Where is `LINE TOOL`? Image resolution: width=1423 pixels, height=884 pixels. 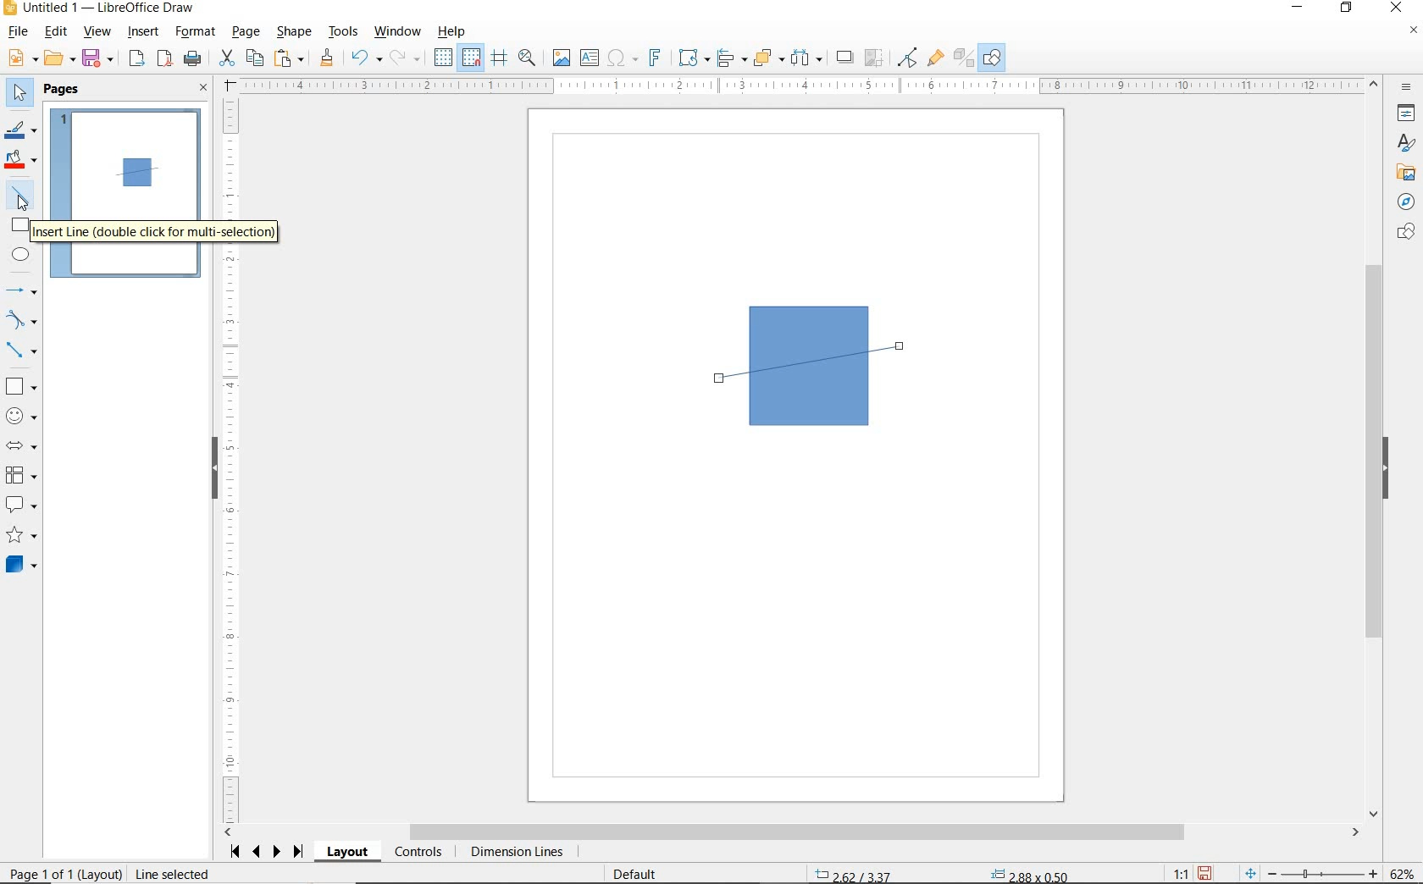
LINE TOOL is located at coordinates (723, 380).